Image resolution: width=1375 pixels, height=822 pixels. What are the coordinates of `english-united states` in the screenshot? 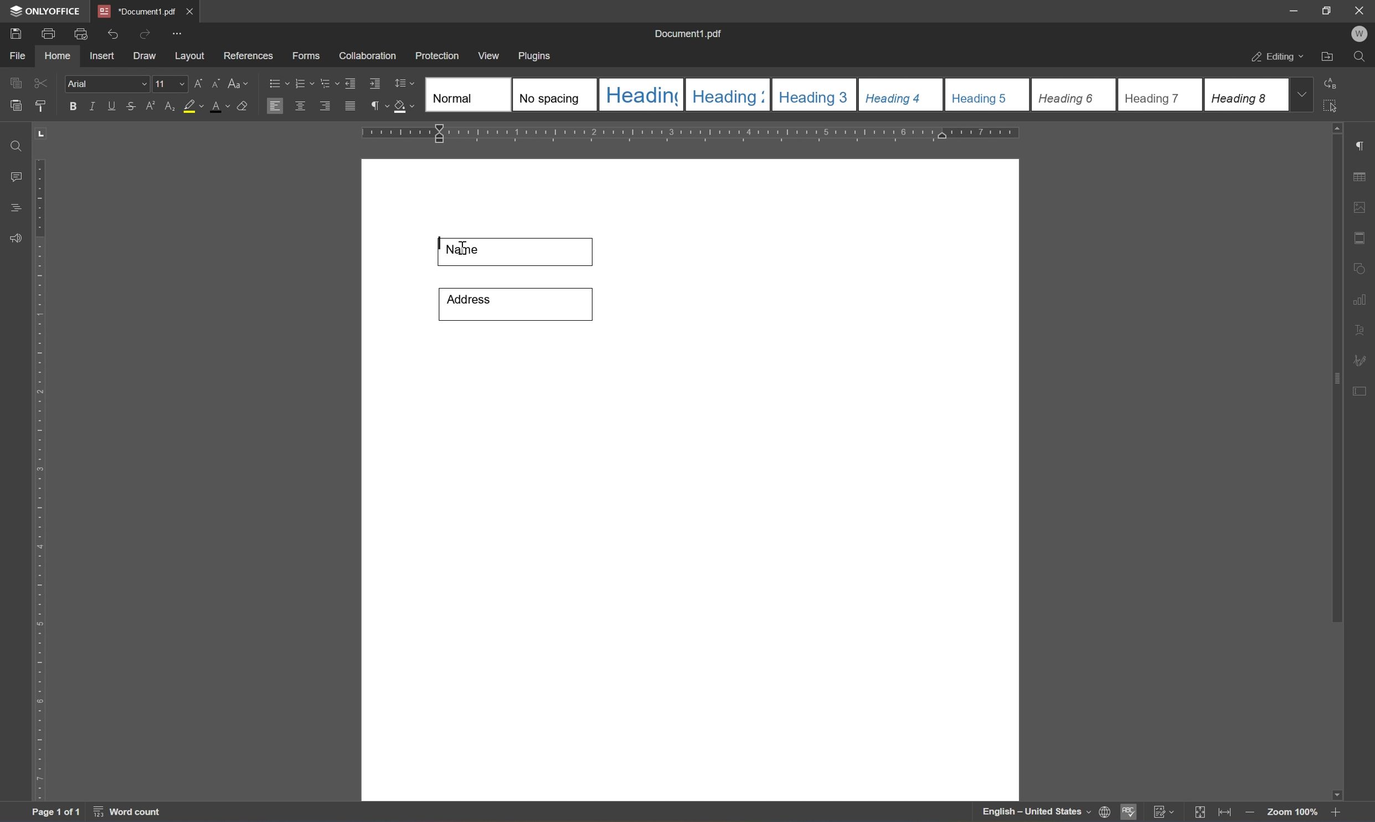 It's located at (1037, 814).